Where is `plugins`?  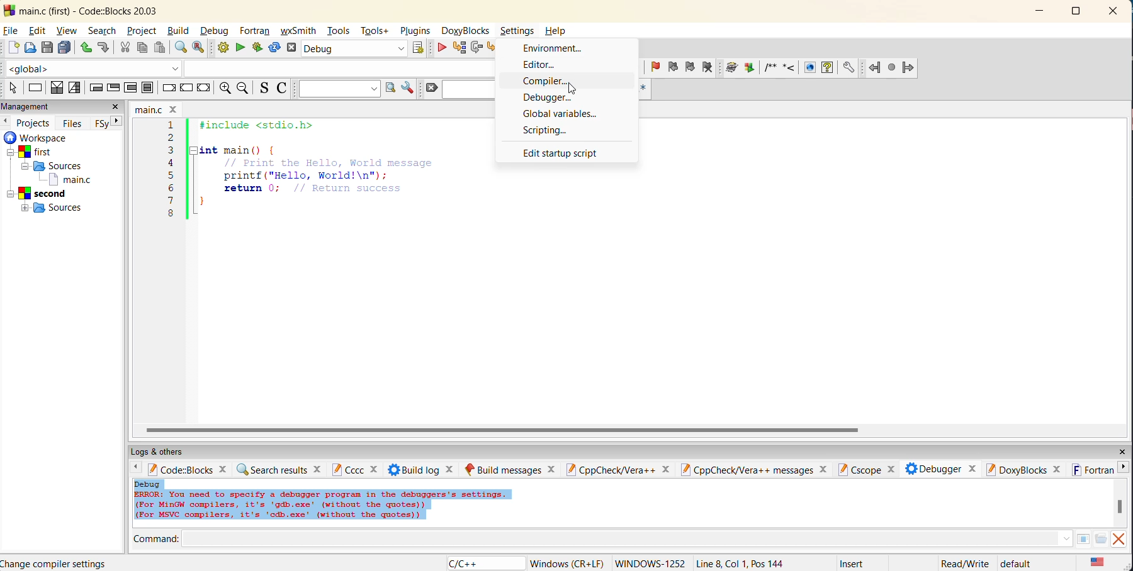 plugins is located at coordinates (418, 31).